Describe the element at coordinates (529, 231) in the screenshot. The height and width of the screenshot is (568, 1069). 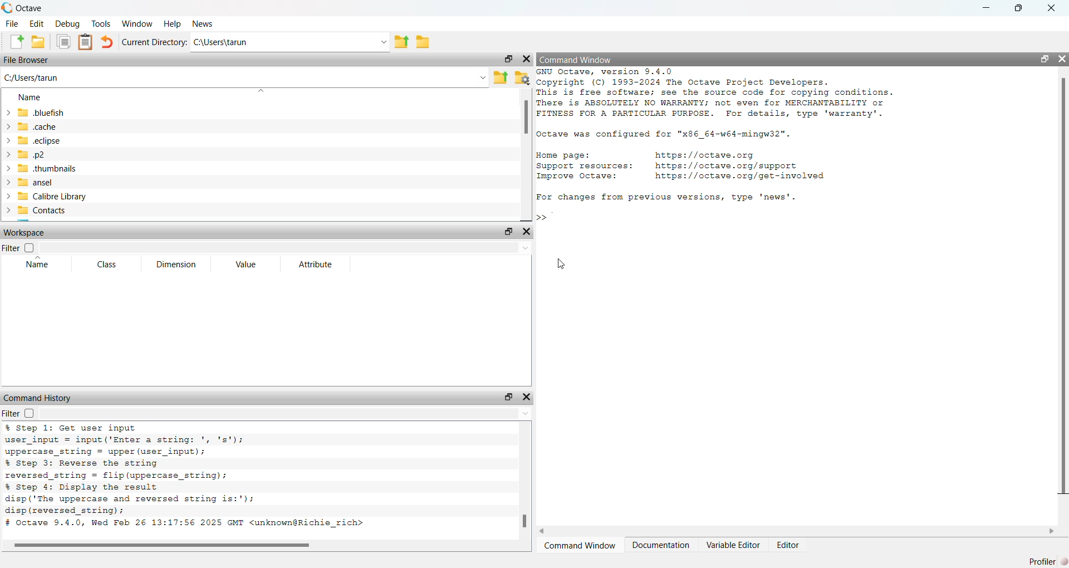
I see `hide widget` at that location.